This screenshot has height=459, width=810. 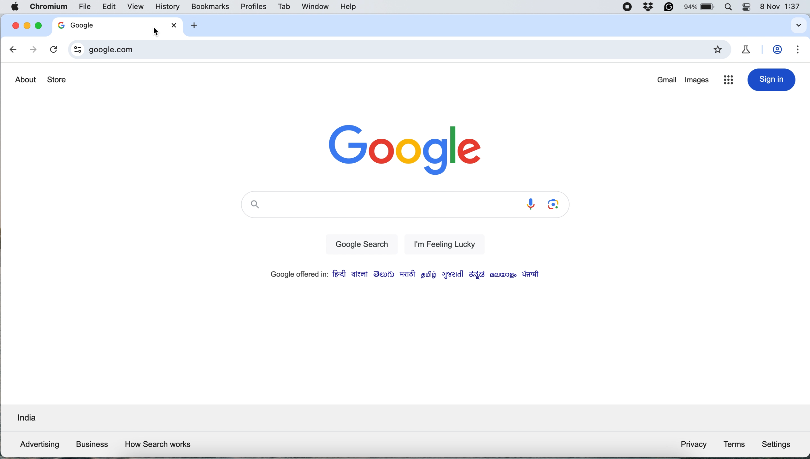 What do you see at coordinates (47, 8) in the screenshot?
I see `chromium` at bounding box center [47, 8].